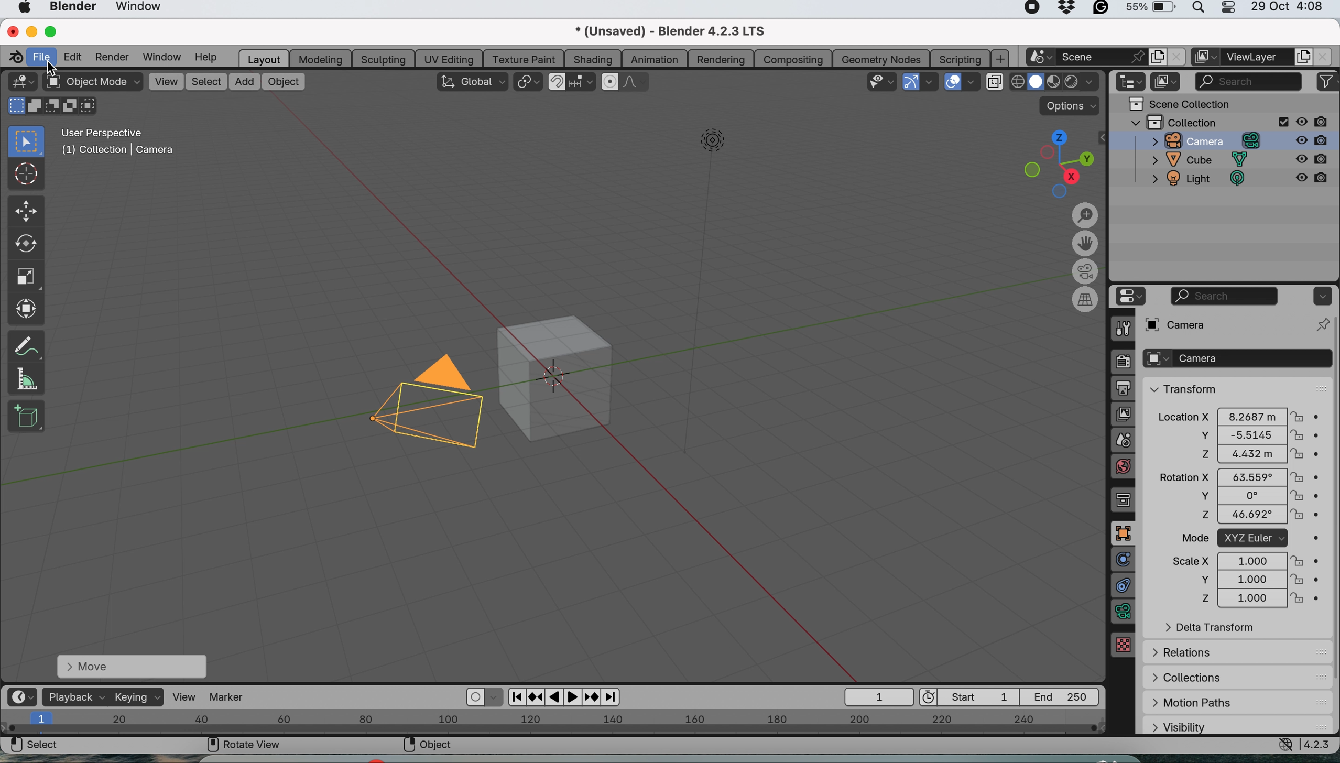 Image resolution: width=1340 pixels, height=763 pixels. I want to click on annotate, so click(24, 345).